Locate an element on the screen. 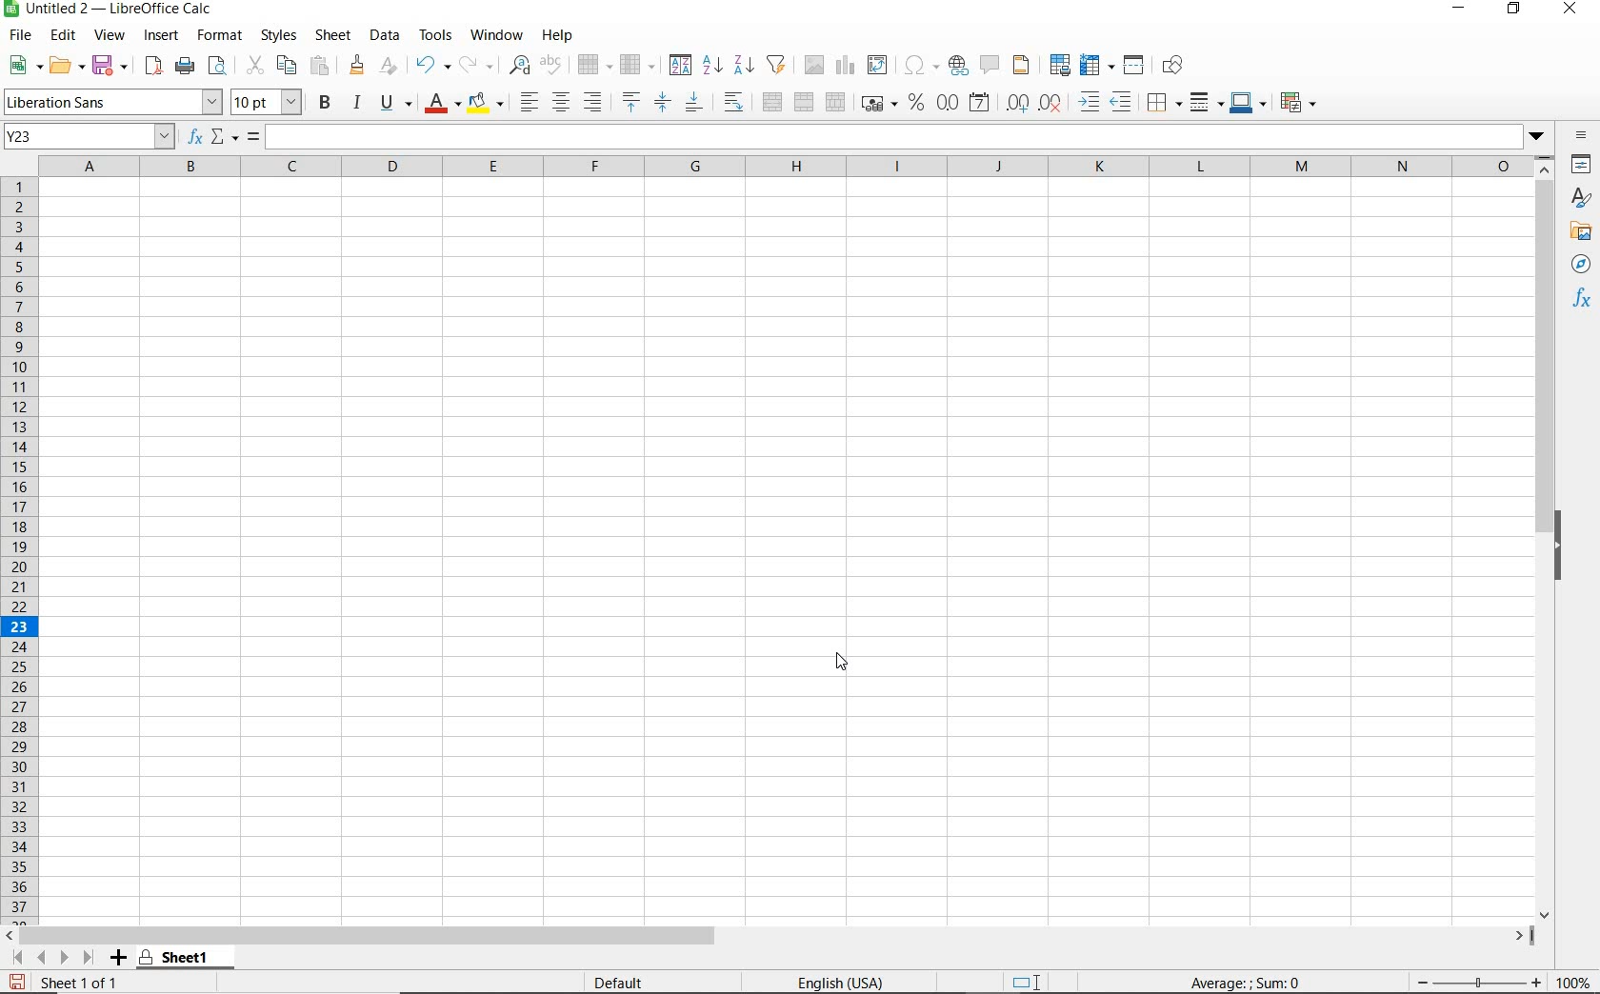 Image resolution: width=1600 pixels, height=994 pixels. INSERT SPECIAL CHARACTERS is located at coordinates (921, 65).